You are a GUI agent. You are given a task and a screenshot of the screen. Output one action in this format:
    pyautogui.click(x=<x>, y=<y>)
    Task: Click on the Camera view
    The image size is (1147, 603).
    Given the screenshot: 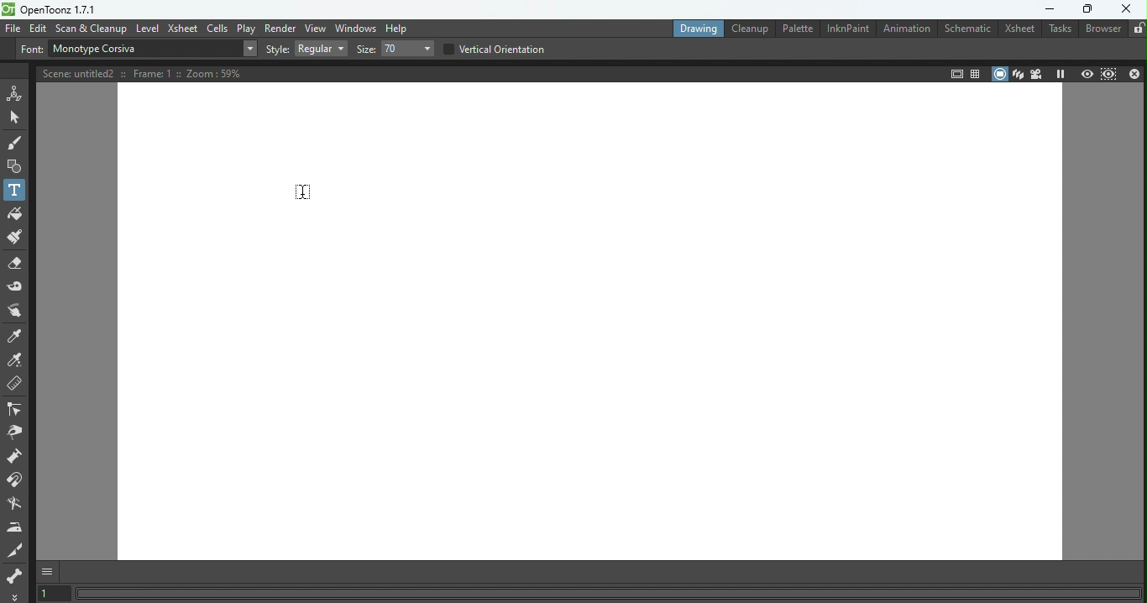 What is the action you would take?
    pyautogui.click(x=1036, y=73)
    